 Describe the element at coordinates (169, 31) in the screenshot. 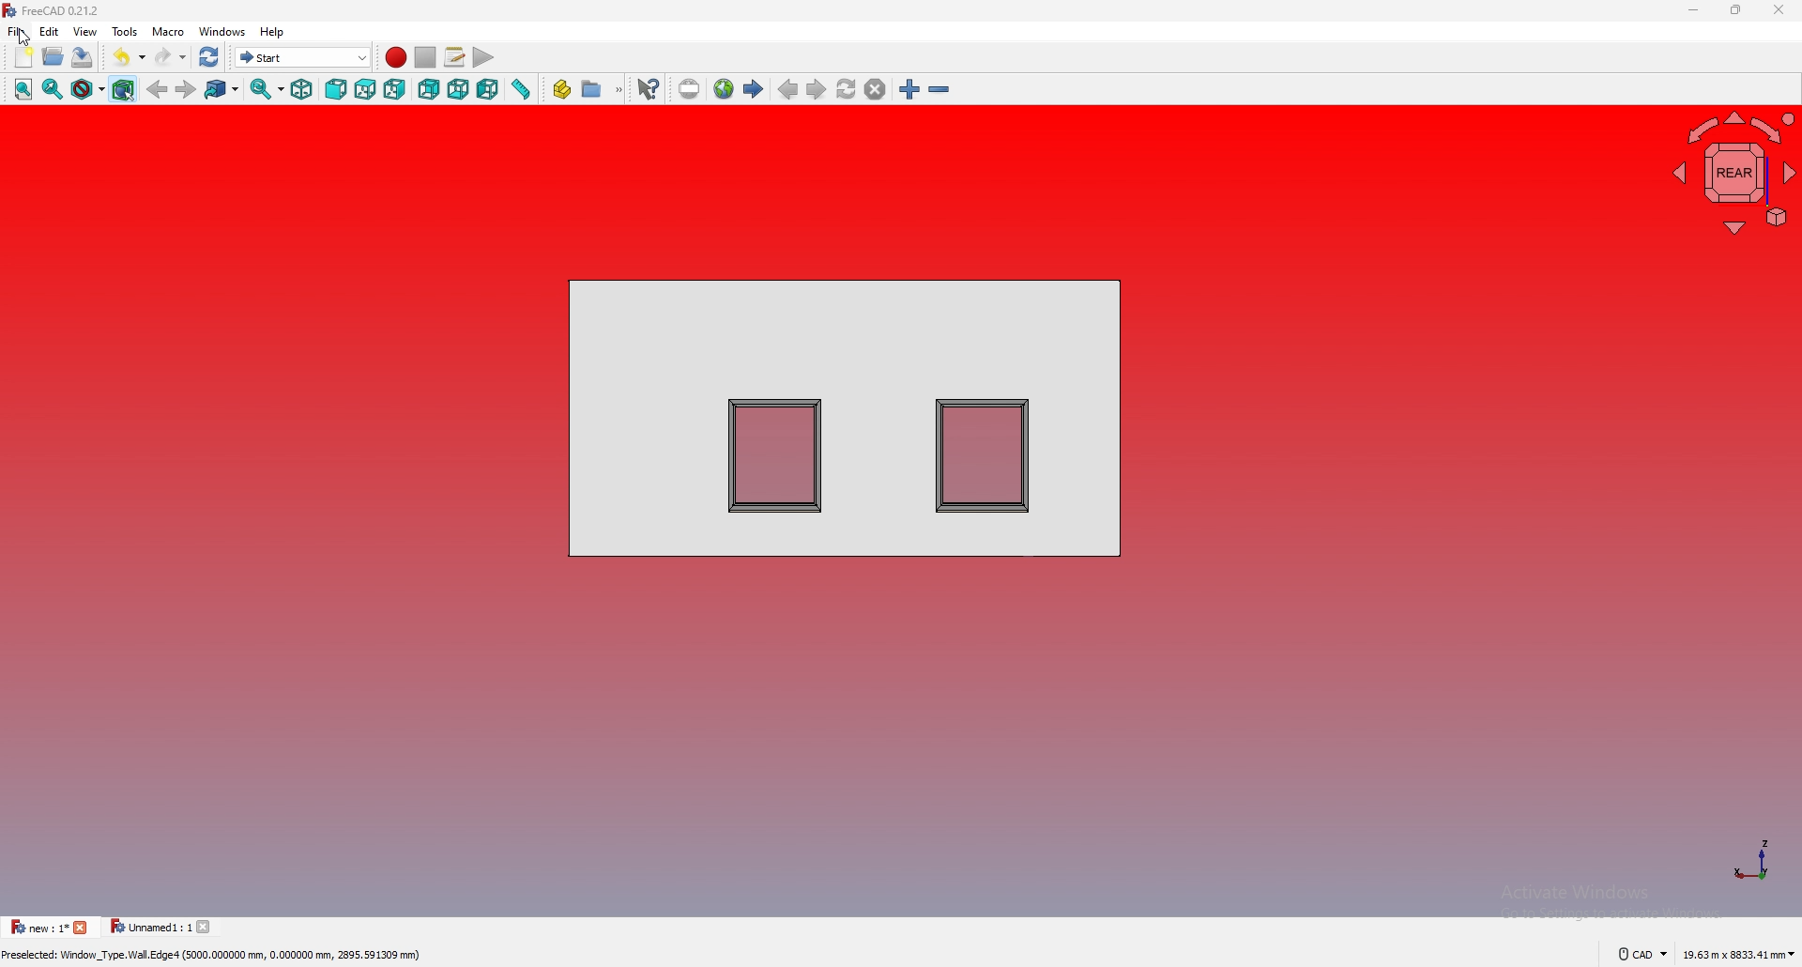

I see `macro` at that location.